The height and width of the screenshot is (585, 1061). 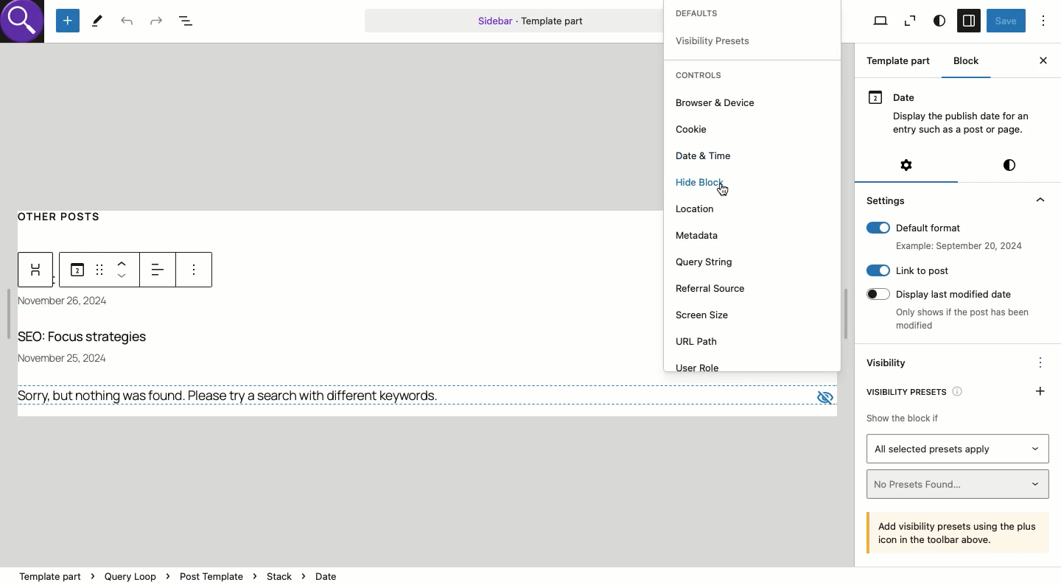 I want to click on Settings, so click(x=888, y=200).